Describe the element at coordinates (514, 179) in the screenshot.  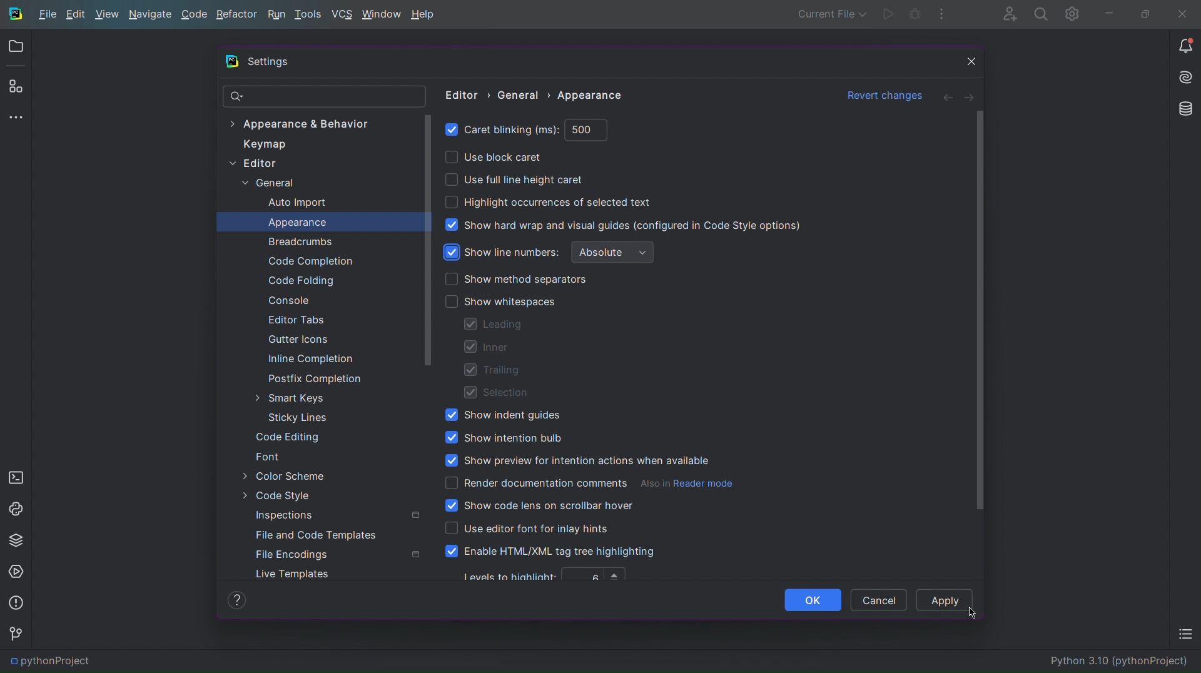
I see `Use full line height caret` at that location.